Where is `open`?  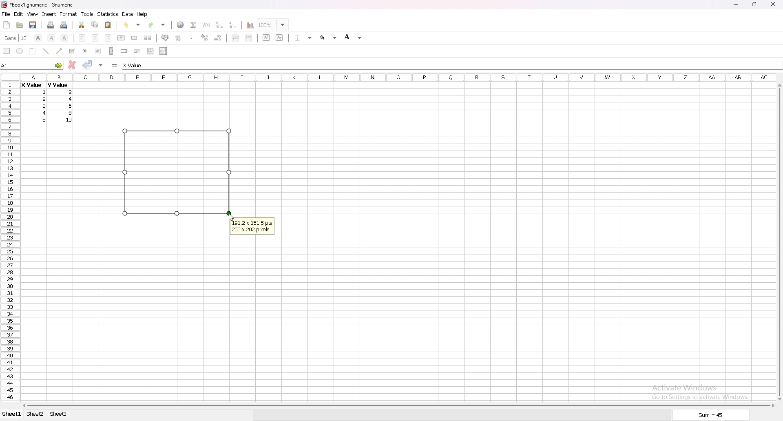
open is located at coordinates (20, 25).